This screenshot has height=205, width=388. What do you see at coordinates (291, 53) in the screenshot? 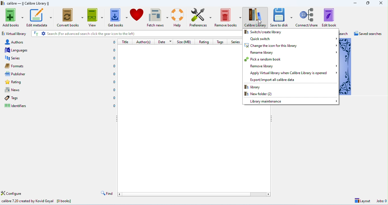
I see `rename library` at bounding box center [291, 53].